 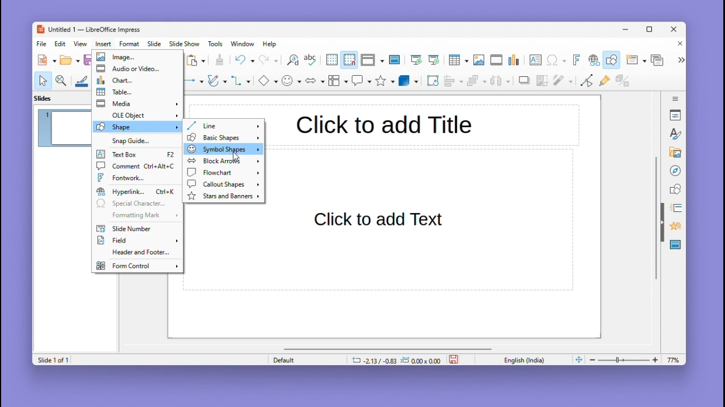 I want to click on Stars and banners, so click(x=223, y=196).